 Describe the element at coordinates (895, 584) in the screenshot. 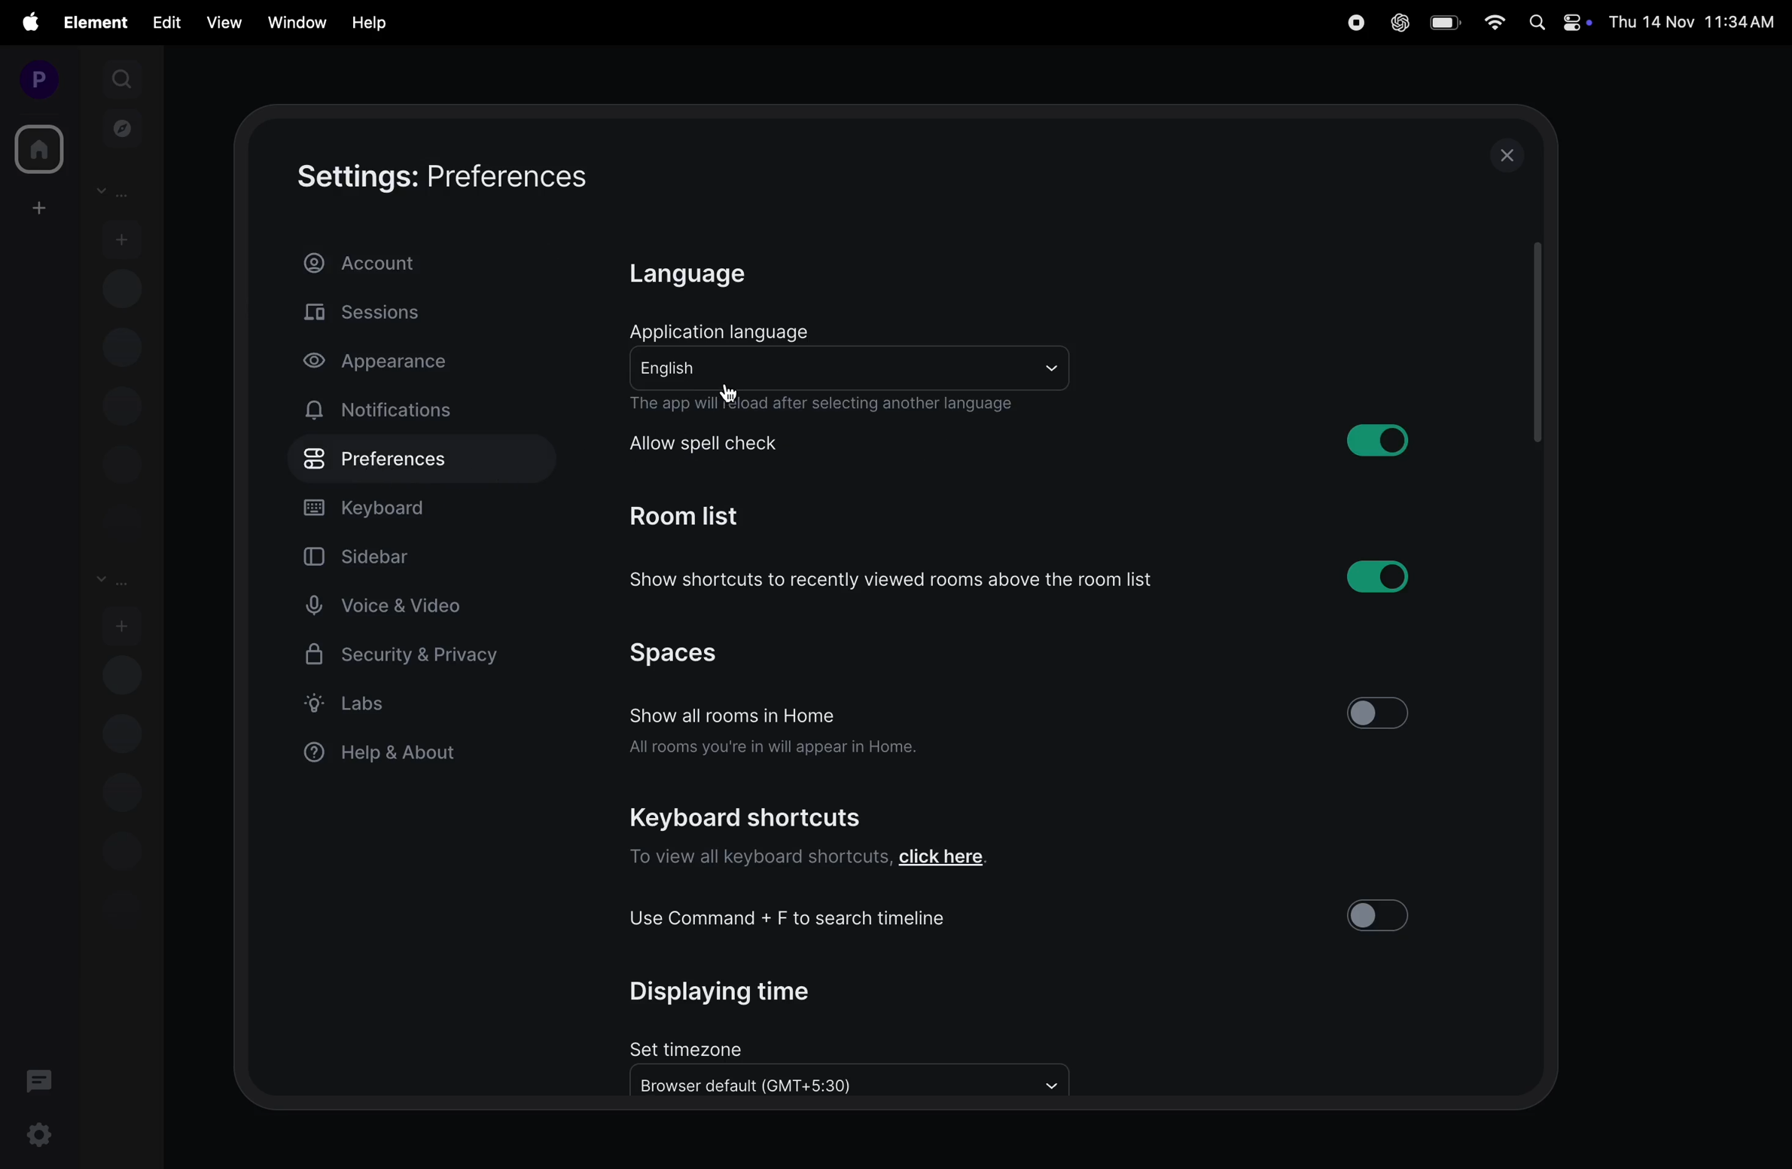

I see `show shortcuts to recently viewd rooms above the room list` at that location.